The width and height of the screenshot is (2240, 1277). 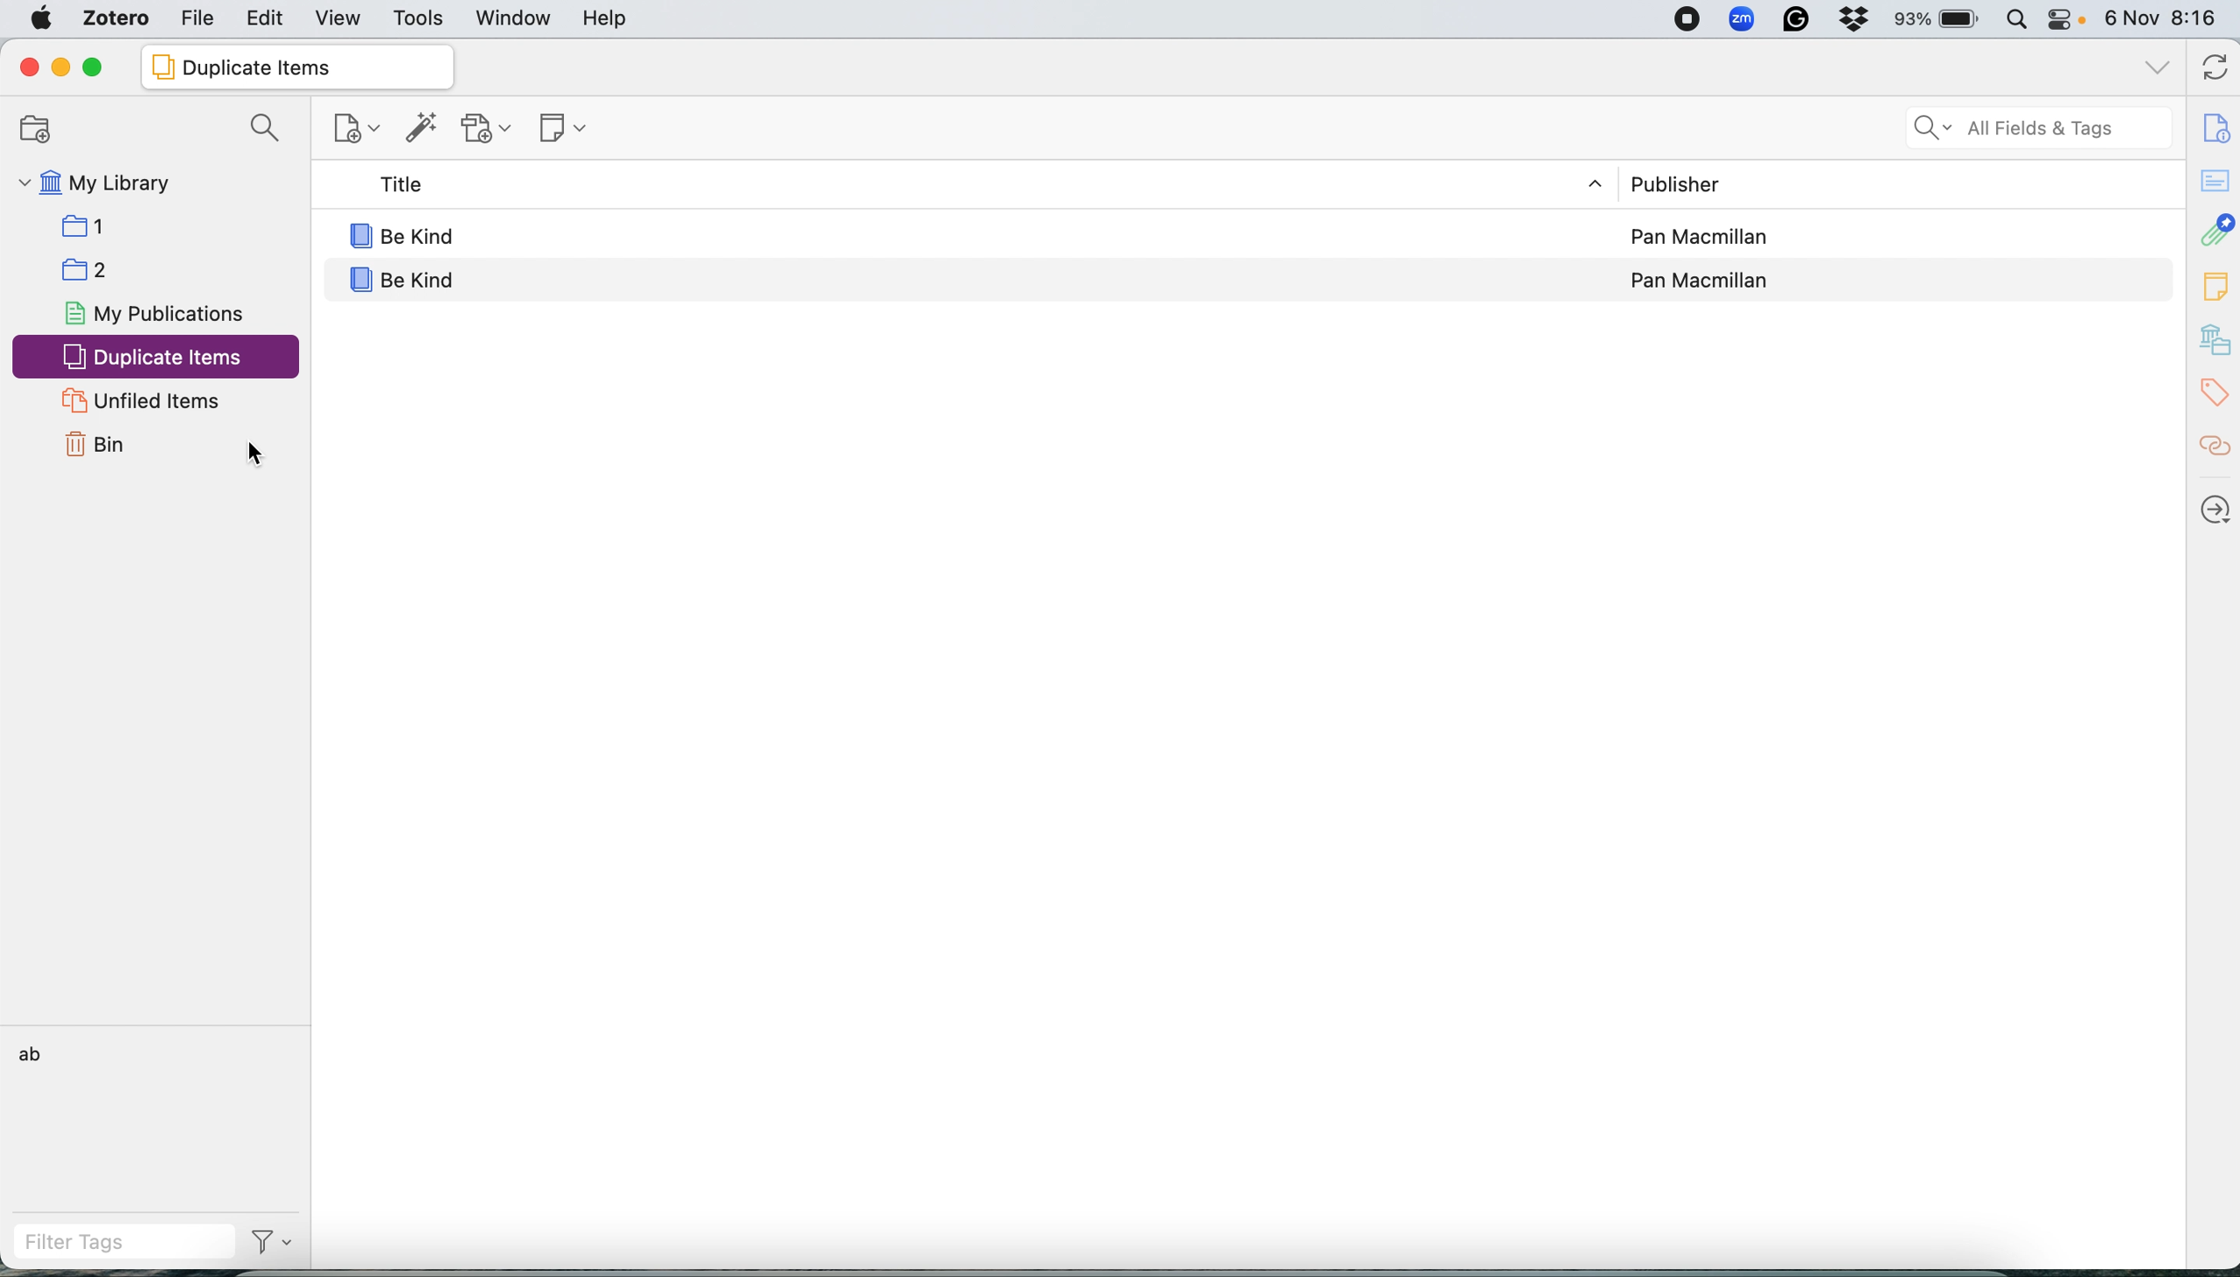 What do you see at coordinates (61, 66) in the screenshot?
I see `minimize` at bounding box center [61, 66].